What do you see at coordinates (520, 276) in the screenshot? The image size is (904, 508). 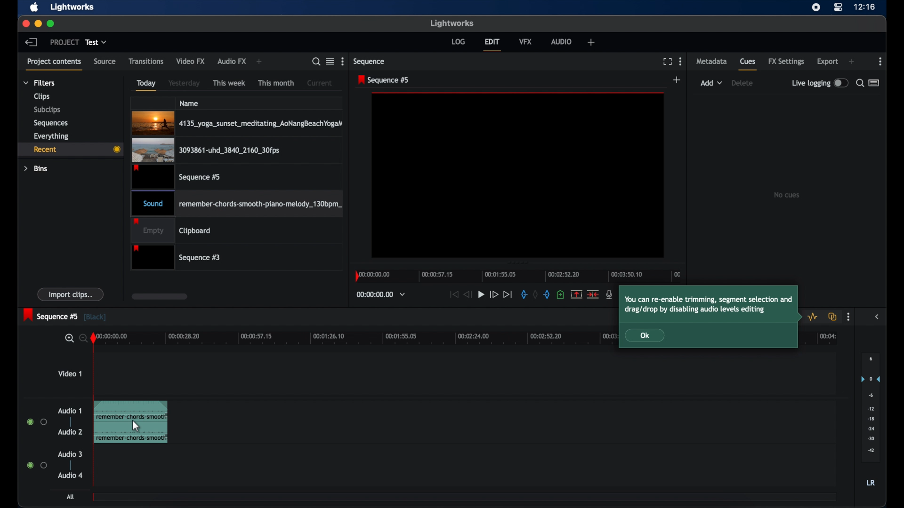 I see `timeline` at bounding box center [520, 276].